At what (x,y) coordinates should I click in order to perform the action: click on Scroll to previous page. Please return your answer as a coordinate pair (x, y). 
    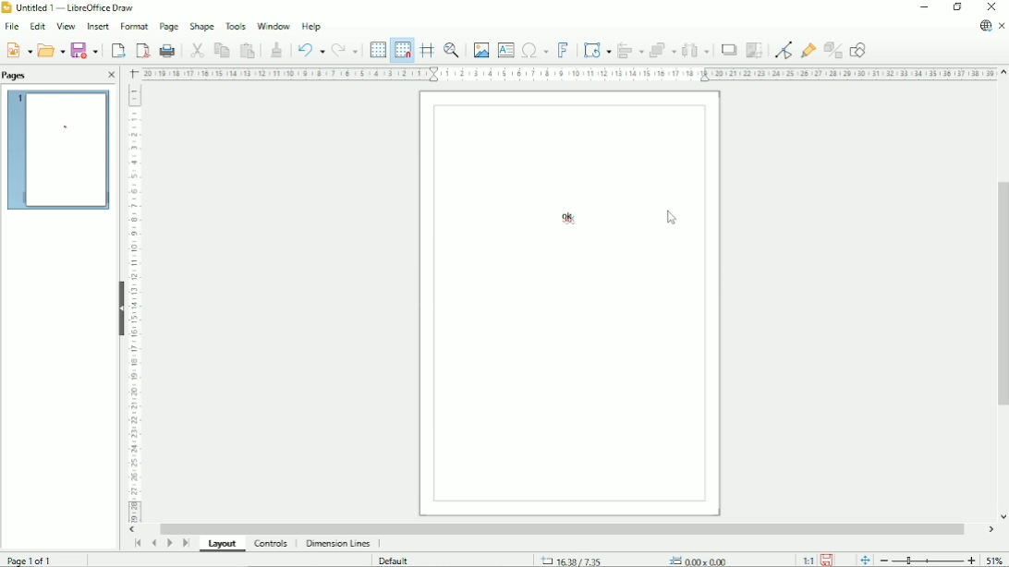
    Looking at the image, I should click on (153, 543).